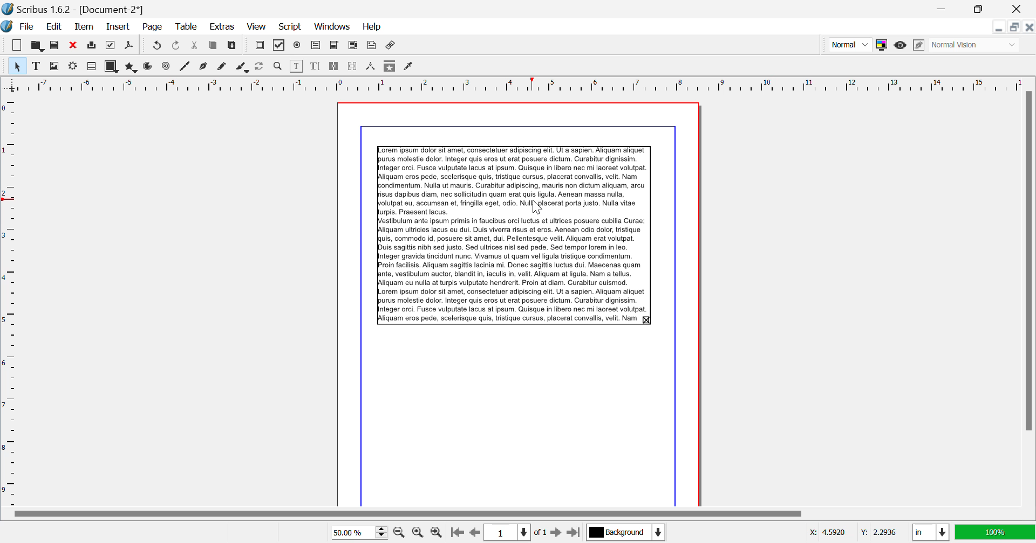 The width and height of the screenshot is (1036, 543). What do you see at coordinates (514, 234) in the screenshot?
I see `Lorem Ipsum Textframe` at bounding box center [514, 234].